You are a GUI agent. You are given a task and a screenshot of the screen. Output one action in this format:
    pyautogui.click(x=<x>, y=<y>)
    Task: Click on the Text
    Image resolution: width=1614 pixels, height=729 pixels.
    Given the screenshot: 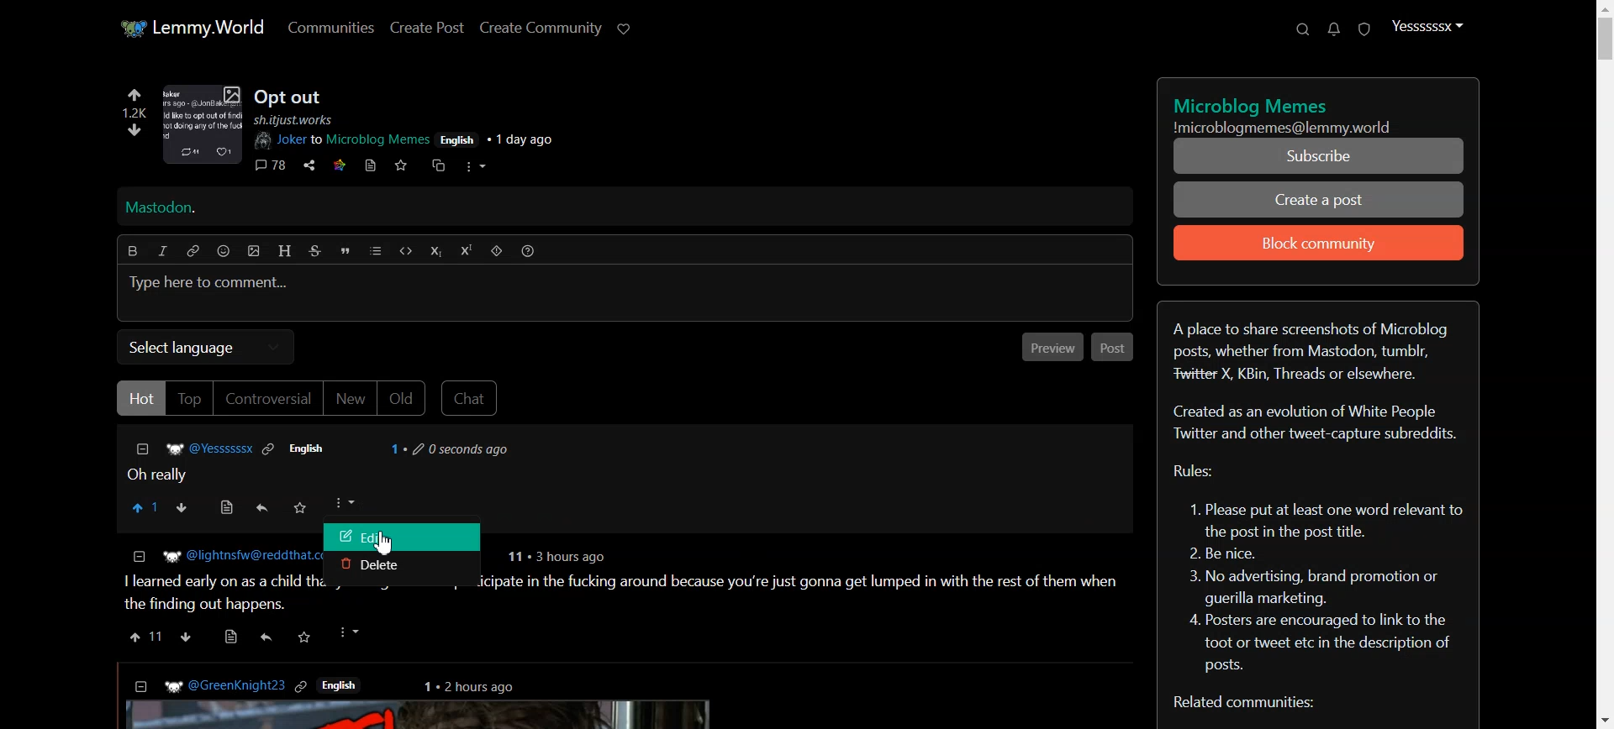 What is the action you would take?
    pyautogui.click(x=1320, y=506)
    